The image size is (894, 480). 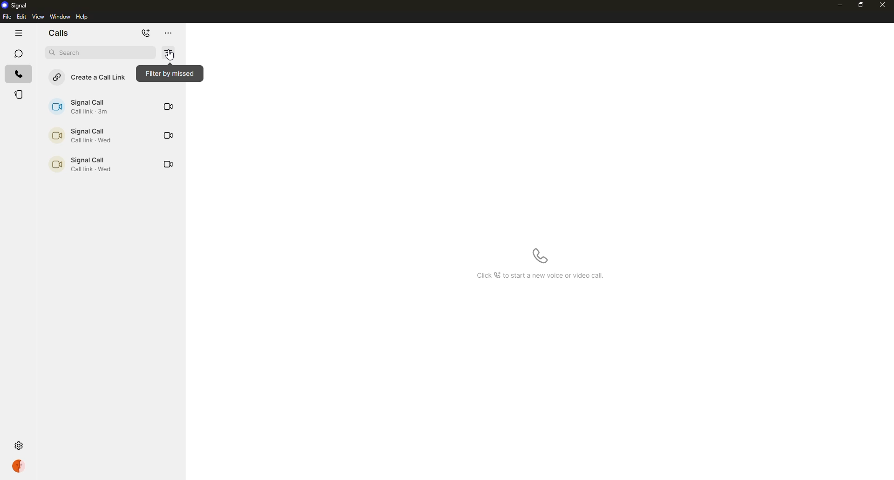 I want to click on video, so click(x=169, y=135).